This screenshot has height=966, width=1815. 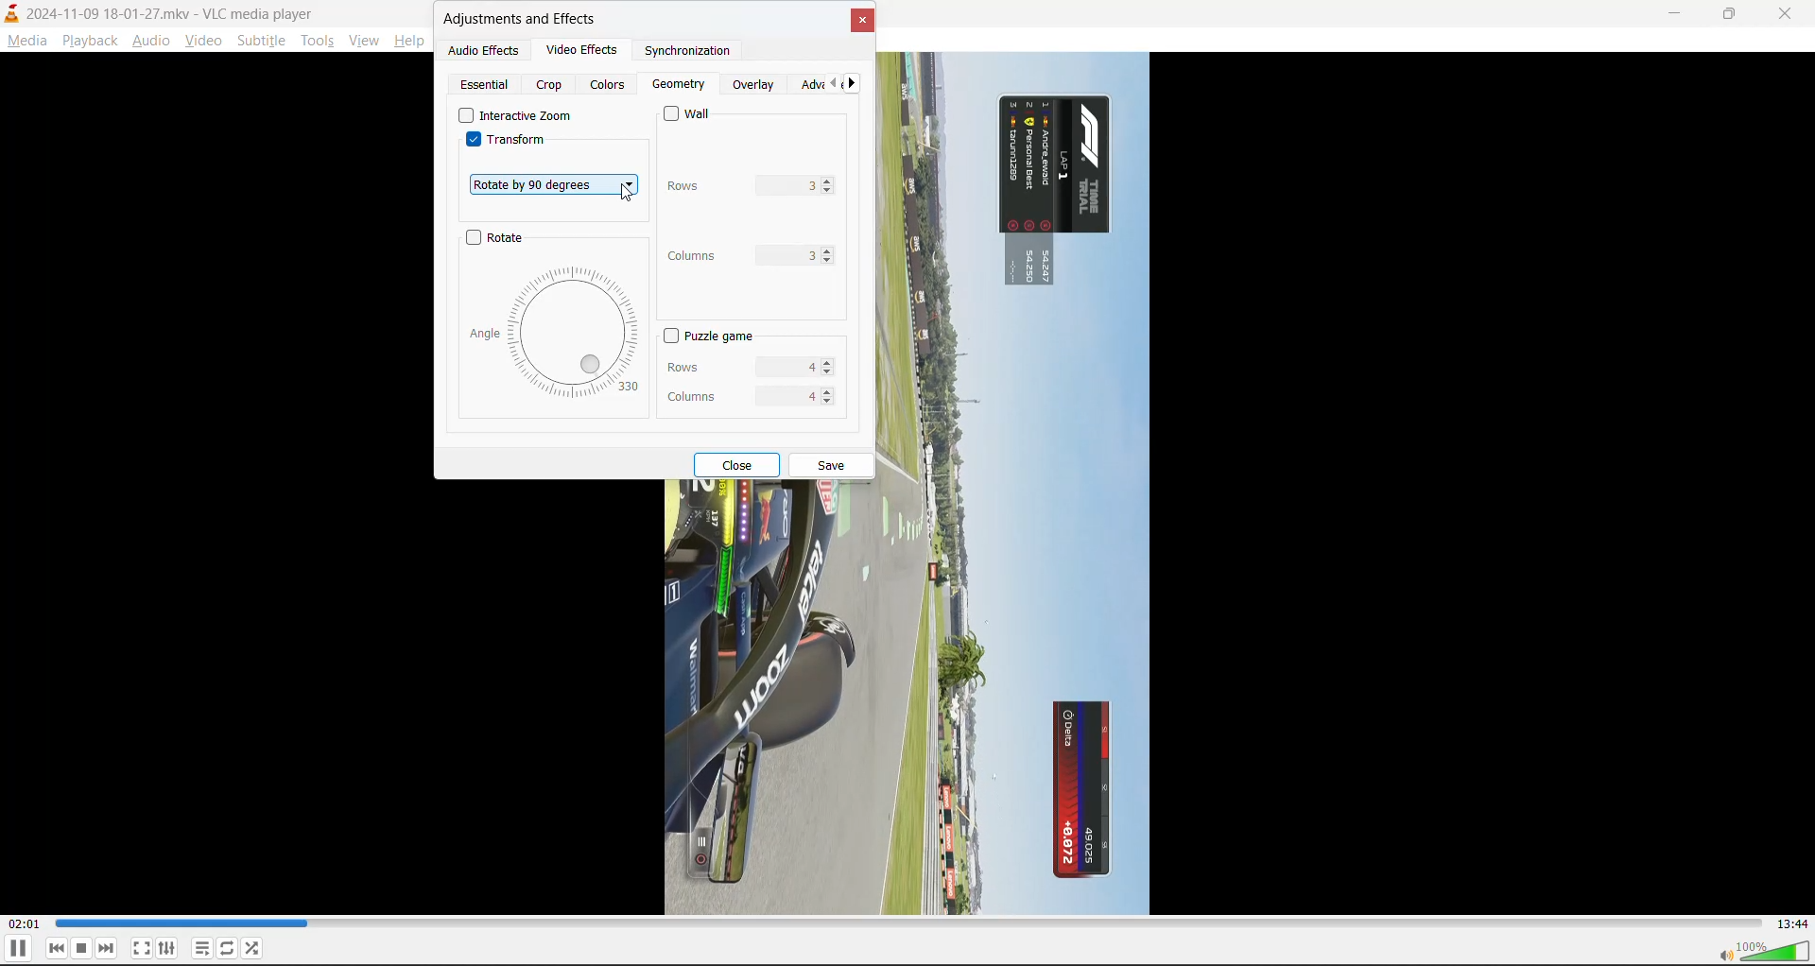 What do you see at coordinates (827, 362) in the screenshot?
I see `Increase` at bounding box center [827, 362].